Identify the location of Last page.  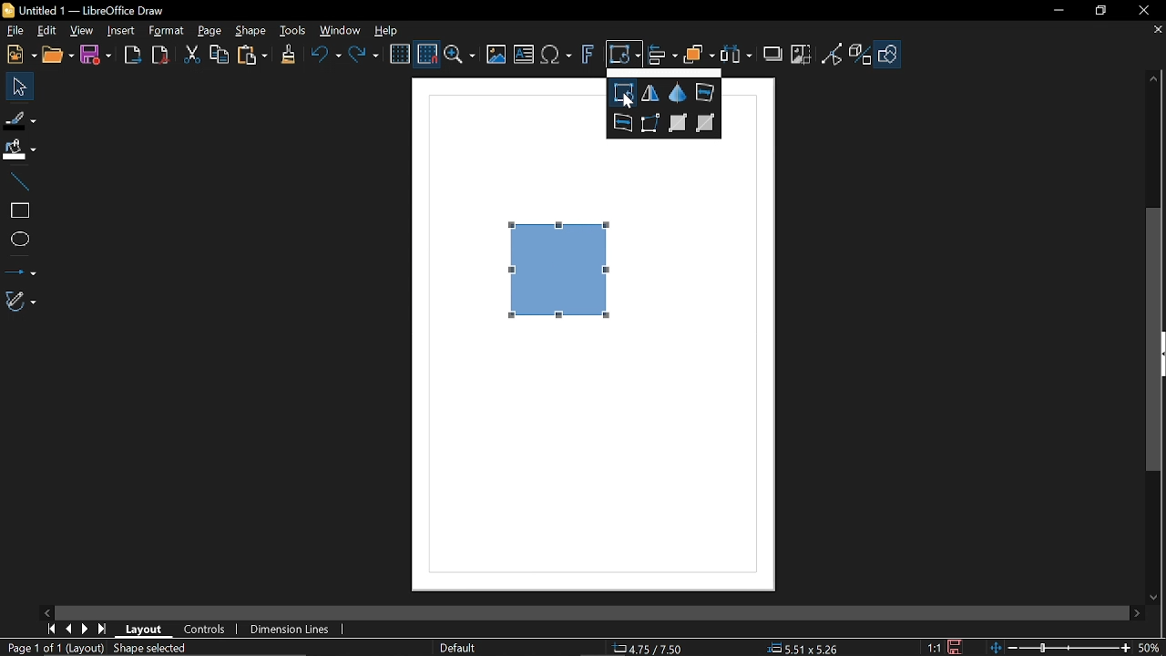
(102, 630).